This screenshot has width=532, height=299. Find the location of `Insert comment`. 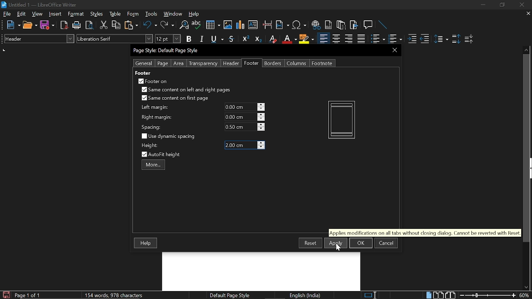

Insert comment is located at coordinates (369, 25).